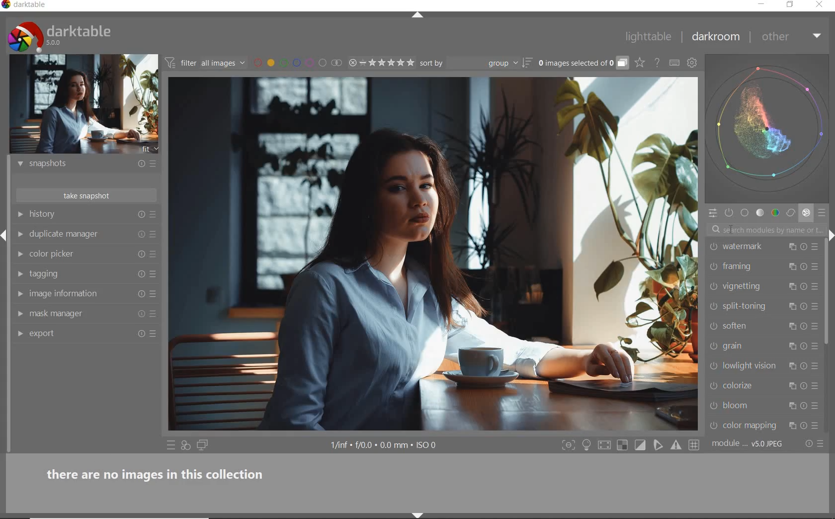  I want to click on ctrl+b, so click(587, 445).